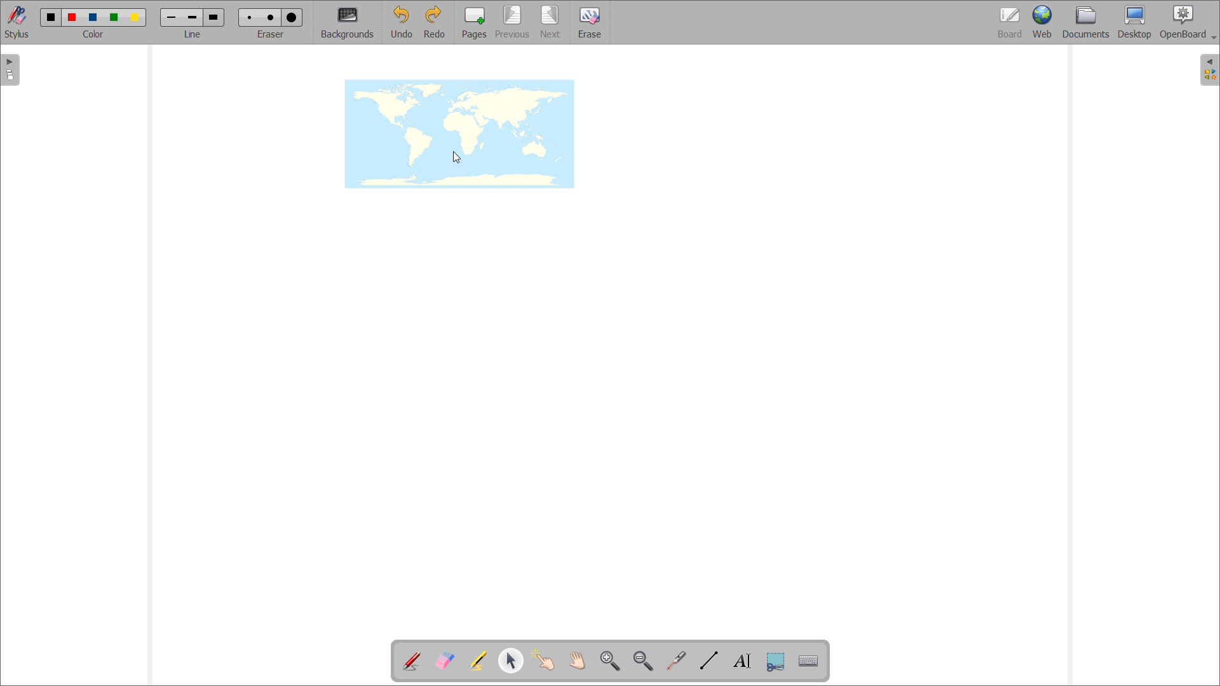 Image resolution: width=1220 pixels, height=686 pixels. I want to click on undo, so click(400, 22).